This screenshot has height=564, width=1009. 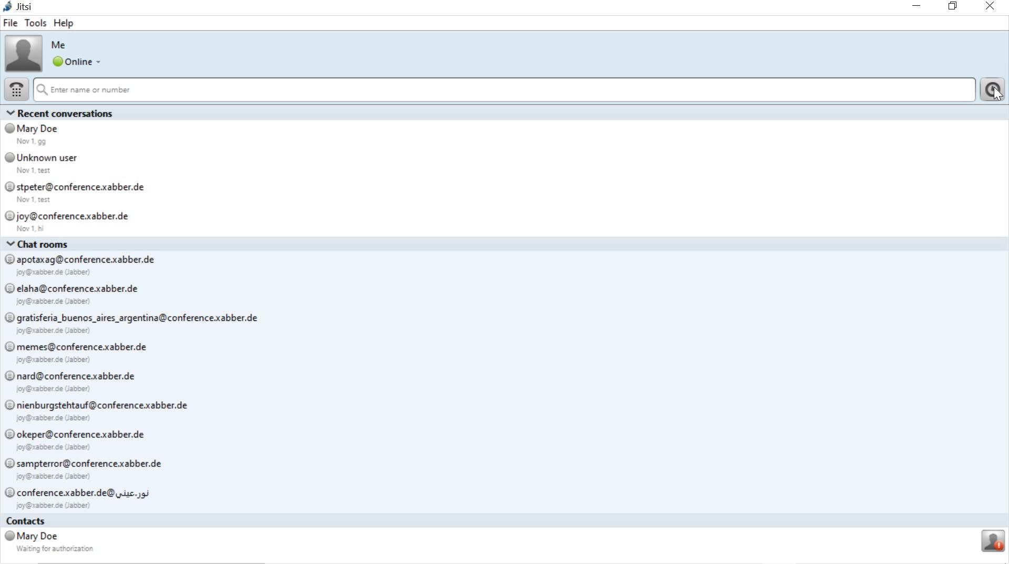 What do you see at coordinates (59, 45) in the screenshot?
I see `account name` at bounding box center [59, 45].